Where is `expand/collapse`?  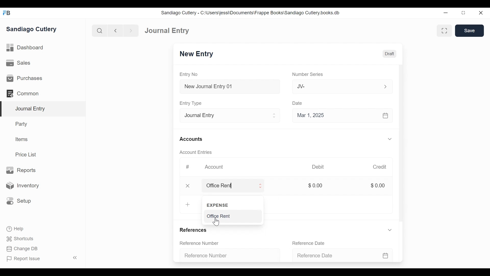 expand/collapse is located at coordinates (389, 230).